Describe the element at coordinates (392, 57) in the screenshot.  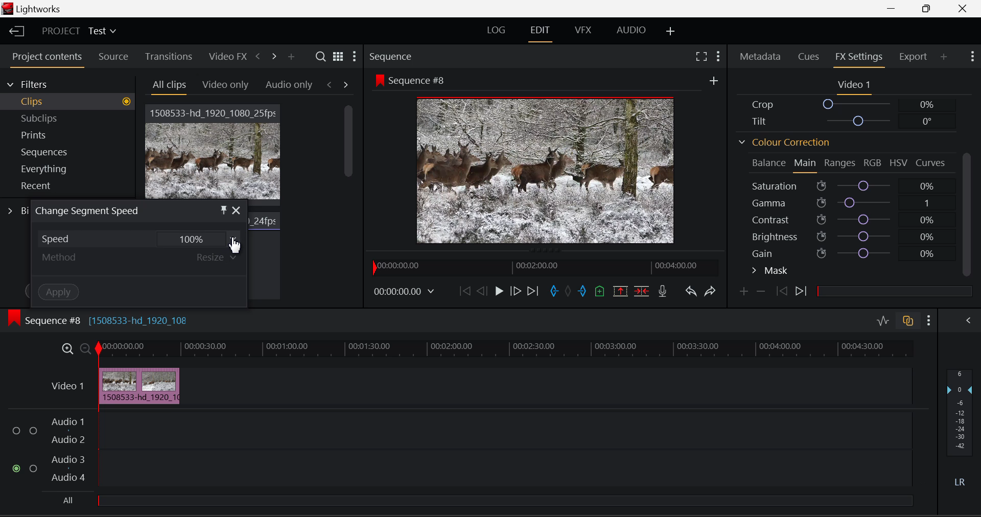
I see `Sequence Preview Section Heading` at that location.